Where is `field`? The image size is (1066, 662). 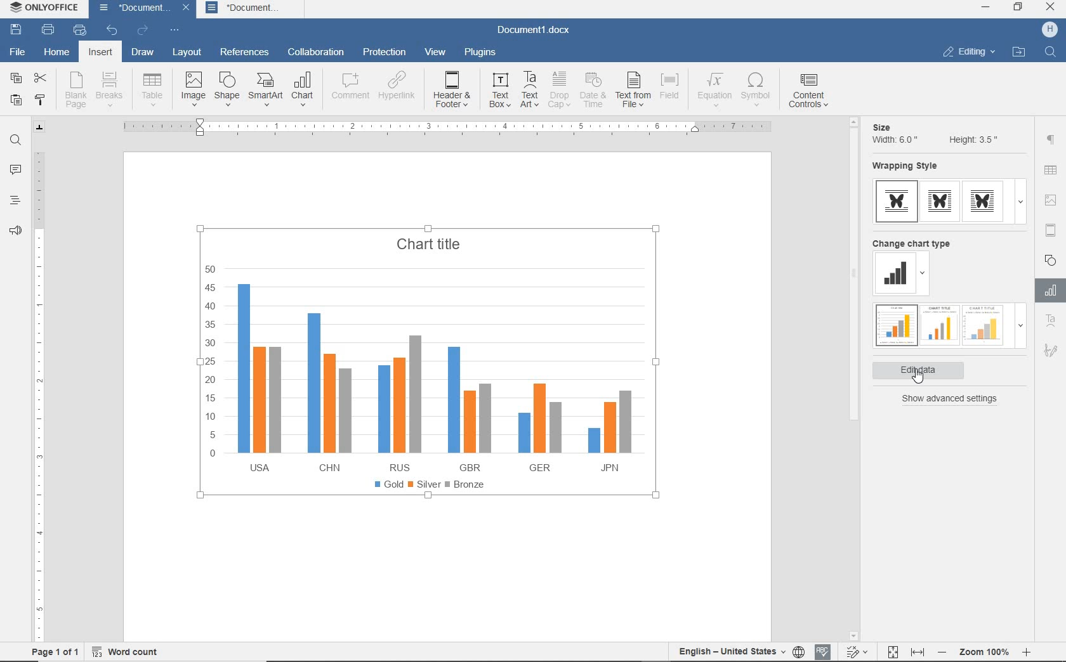 field is located at coordinates (671, 90).